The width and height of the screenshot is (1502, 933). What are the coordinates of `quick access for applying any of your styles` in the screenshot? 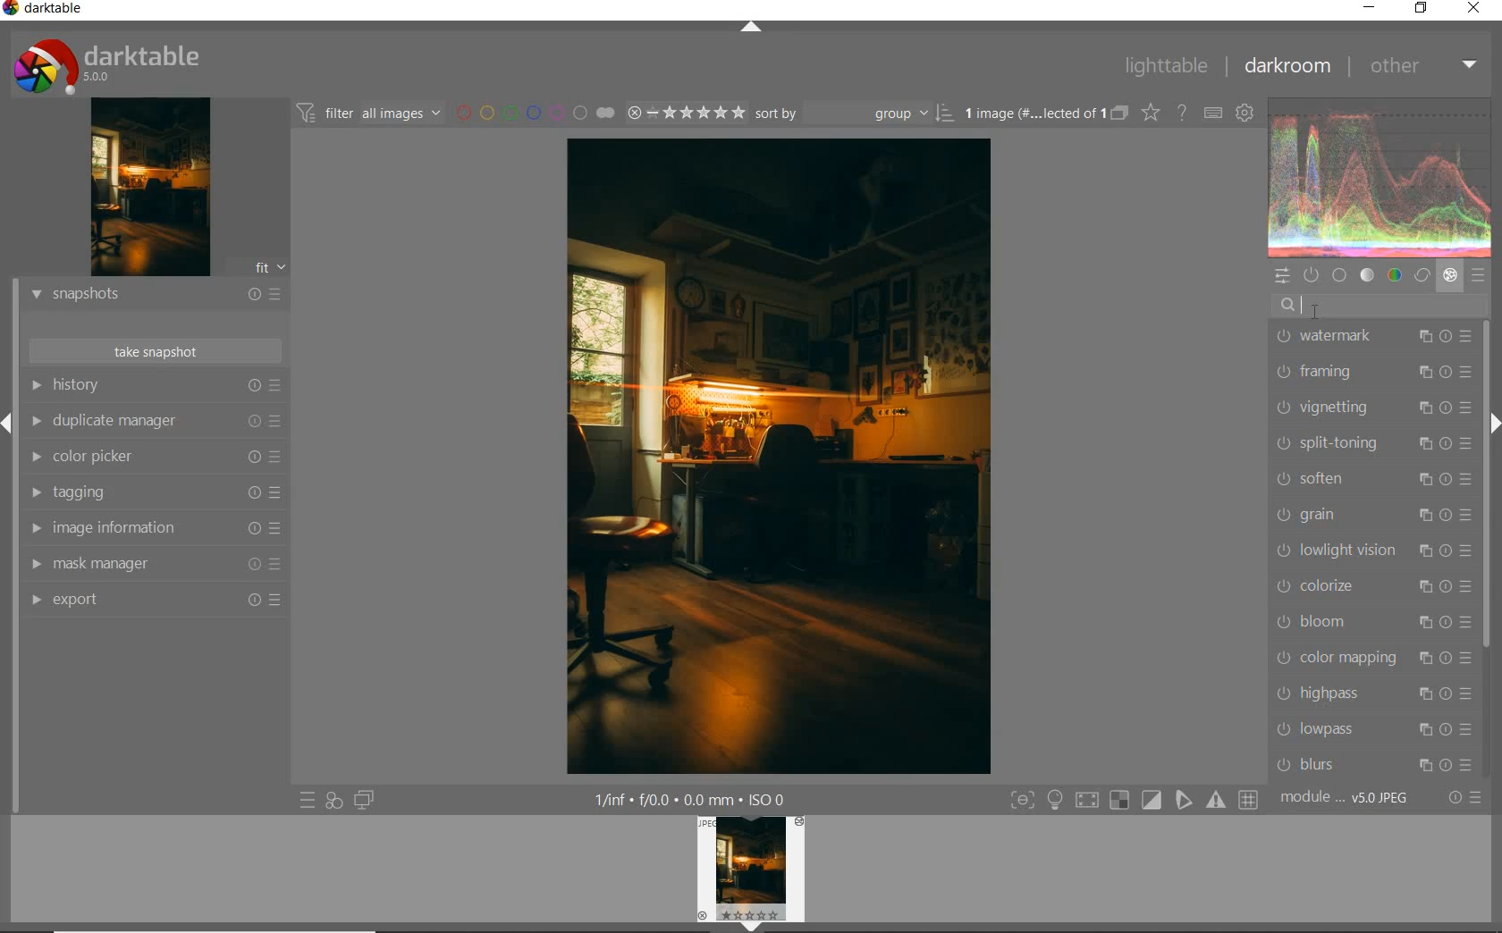 It's located at (333, 800).